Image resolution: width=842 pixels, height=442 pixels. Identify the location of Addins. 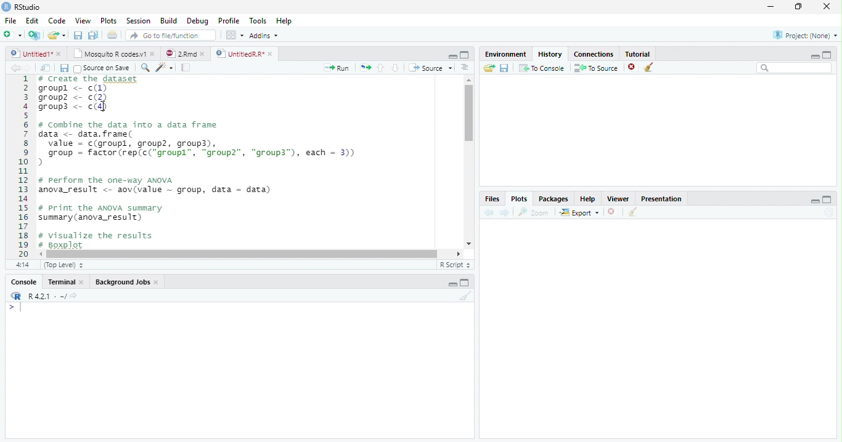
(264, 36).